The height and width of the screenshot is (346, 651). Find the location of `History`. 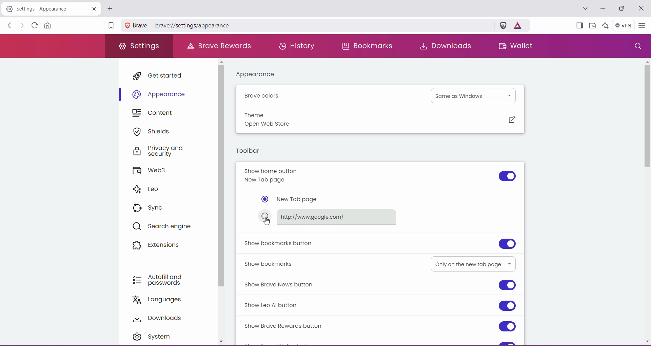

History is located at coordinates (295, 45).